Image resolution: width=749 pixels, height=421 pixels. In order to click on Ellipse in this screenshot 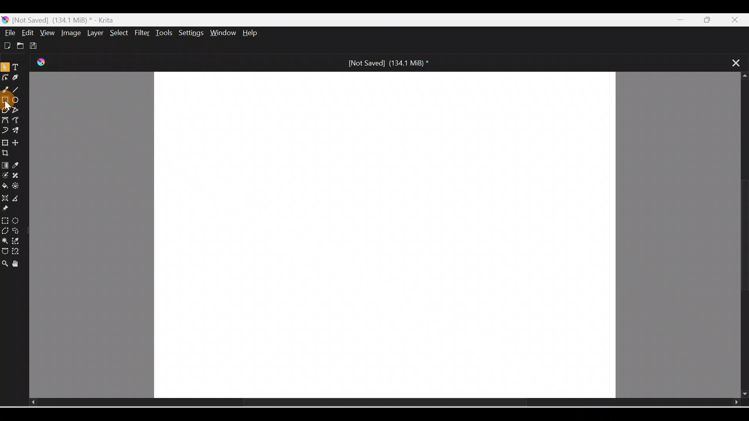, I will do `click(18, 101)`.